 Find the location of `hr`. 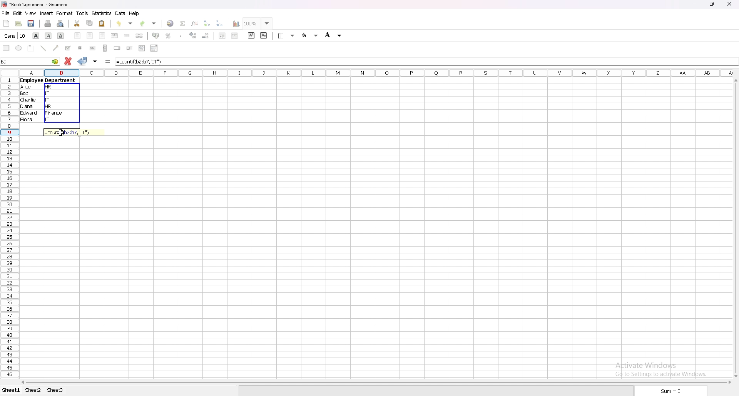

hr is located at coordinates (48, 87).